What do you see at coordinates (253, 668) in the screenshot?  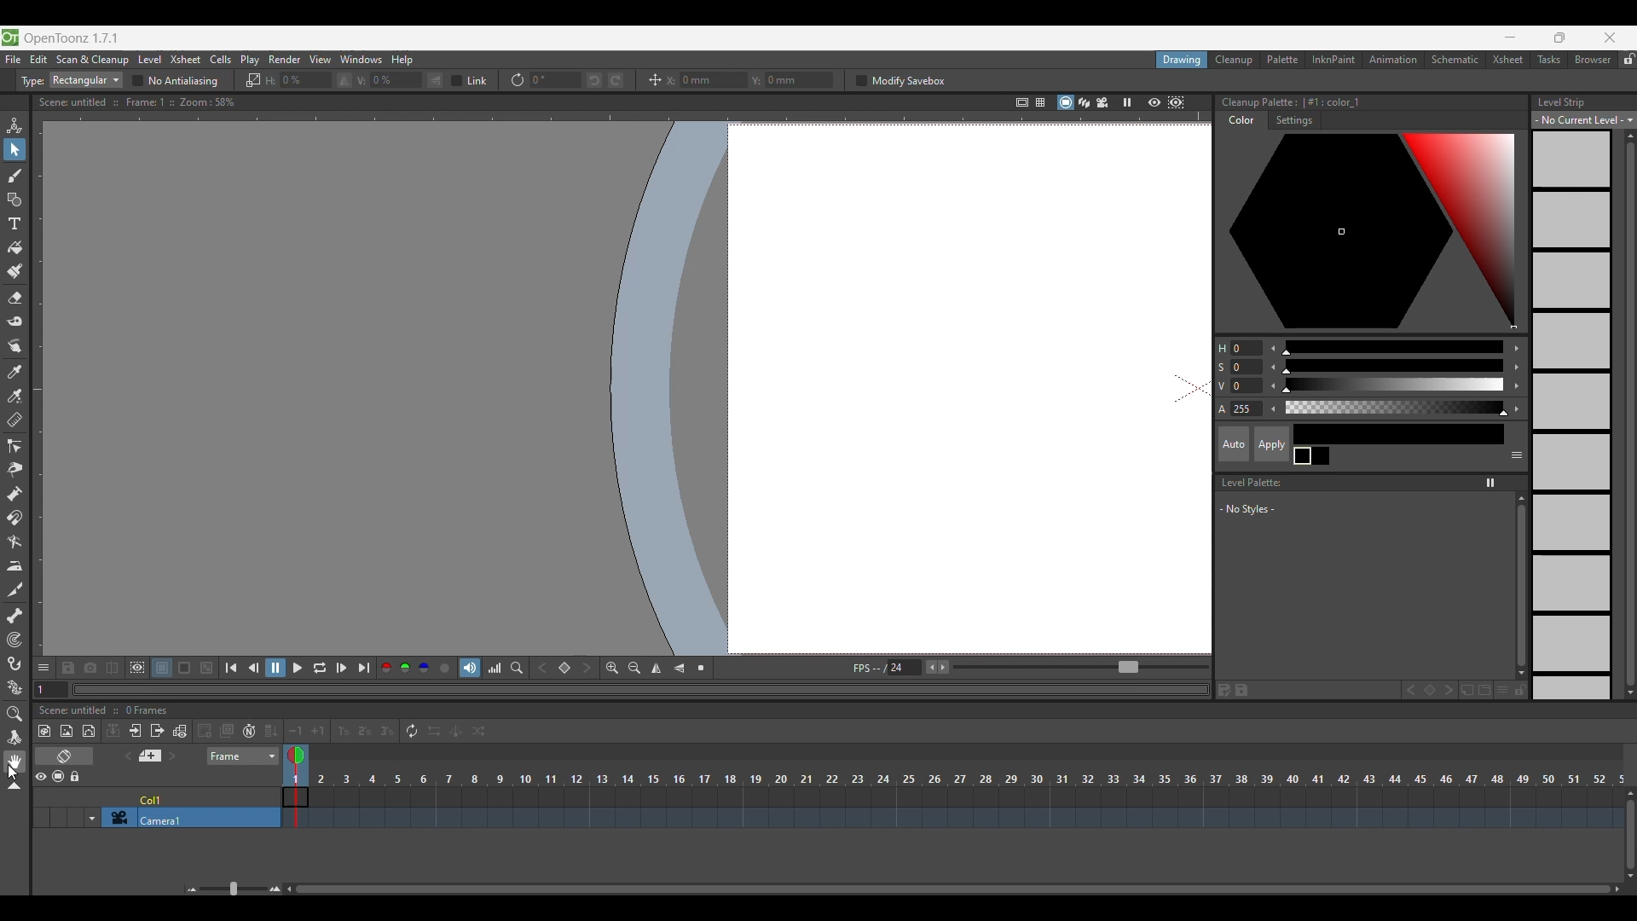 I see `Previous frame` at bounding box center [253, 668].